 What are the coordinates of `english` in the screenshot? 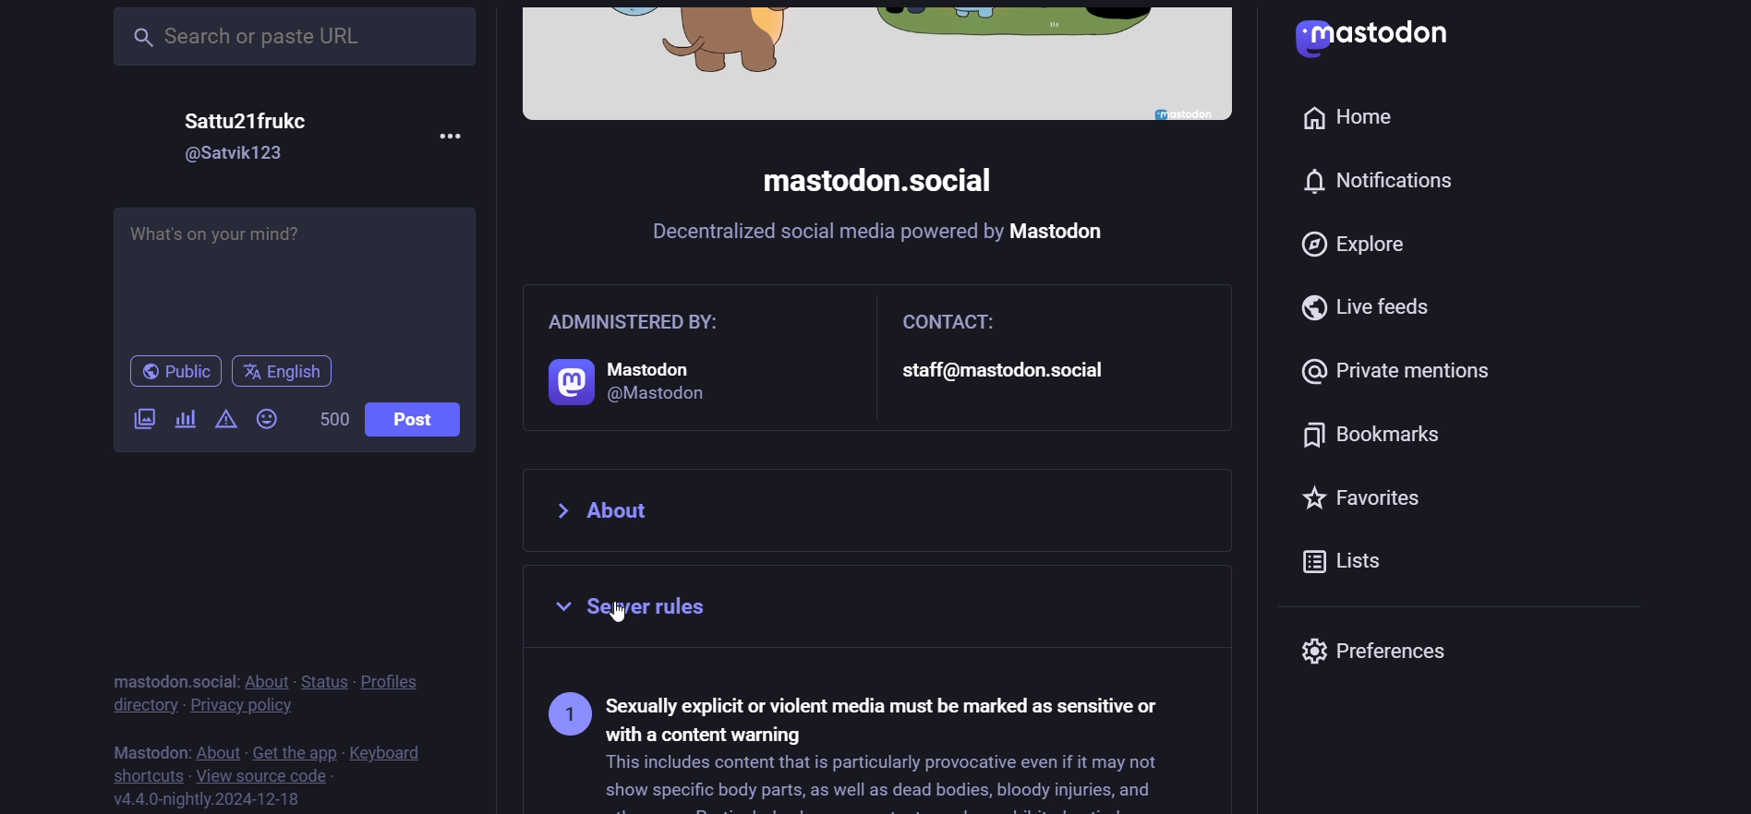 It's located at (285, 372).